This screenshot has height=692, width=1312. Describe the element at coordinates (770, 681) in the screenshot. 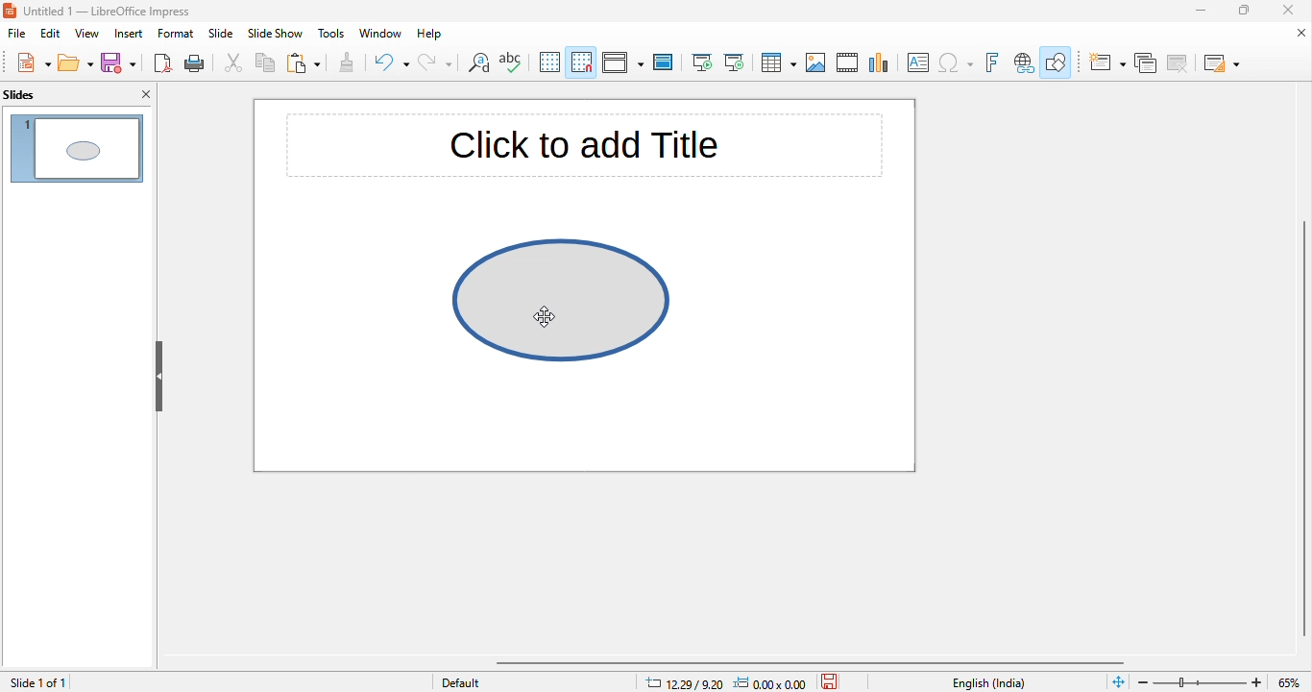

I see `0.00 x 0.00` at that location.